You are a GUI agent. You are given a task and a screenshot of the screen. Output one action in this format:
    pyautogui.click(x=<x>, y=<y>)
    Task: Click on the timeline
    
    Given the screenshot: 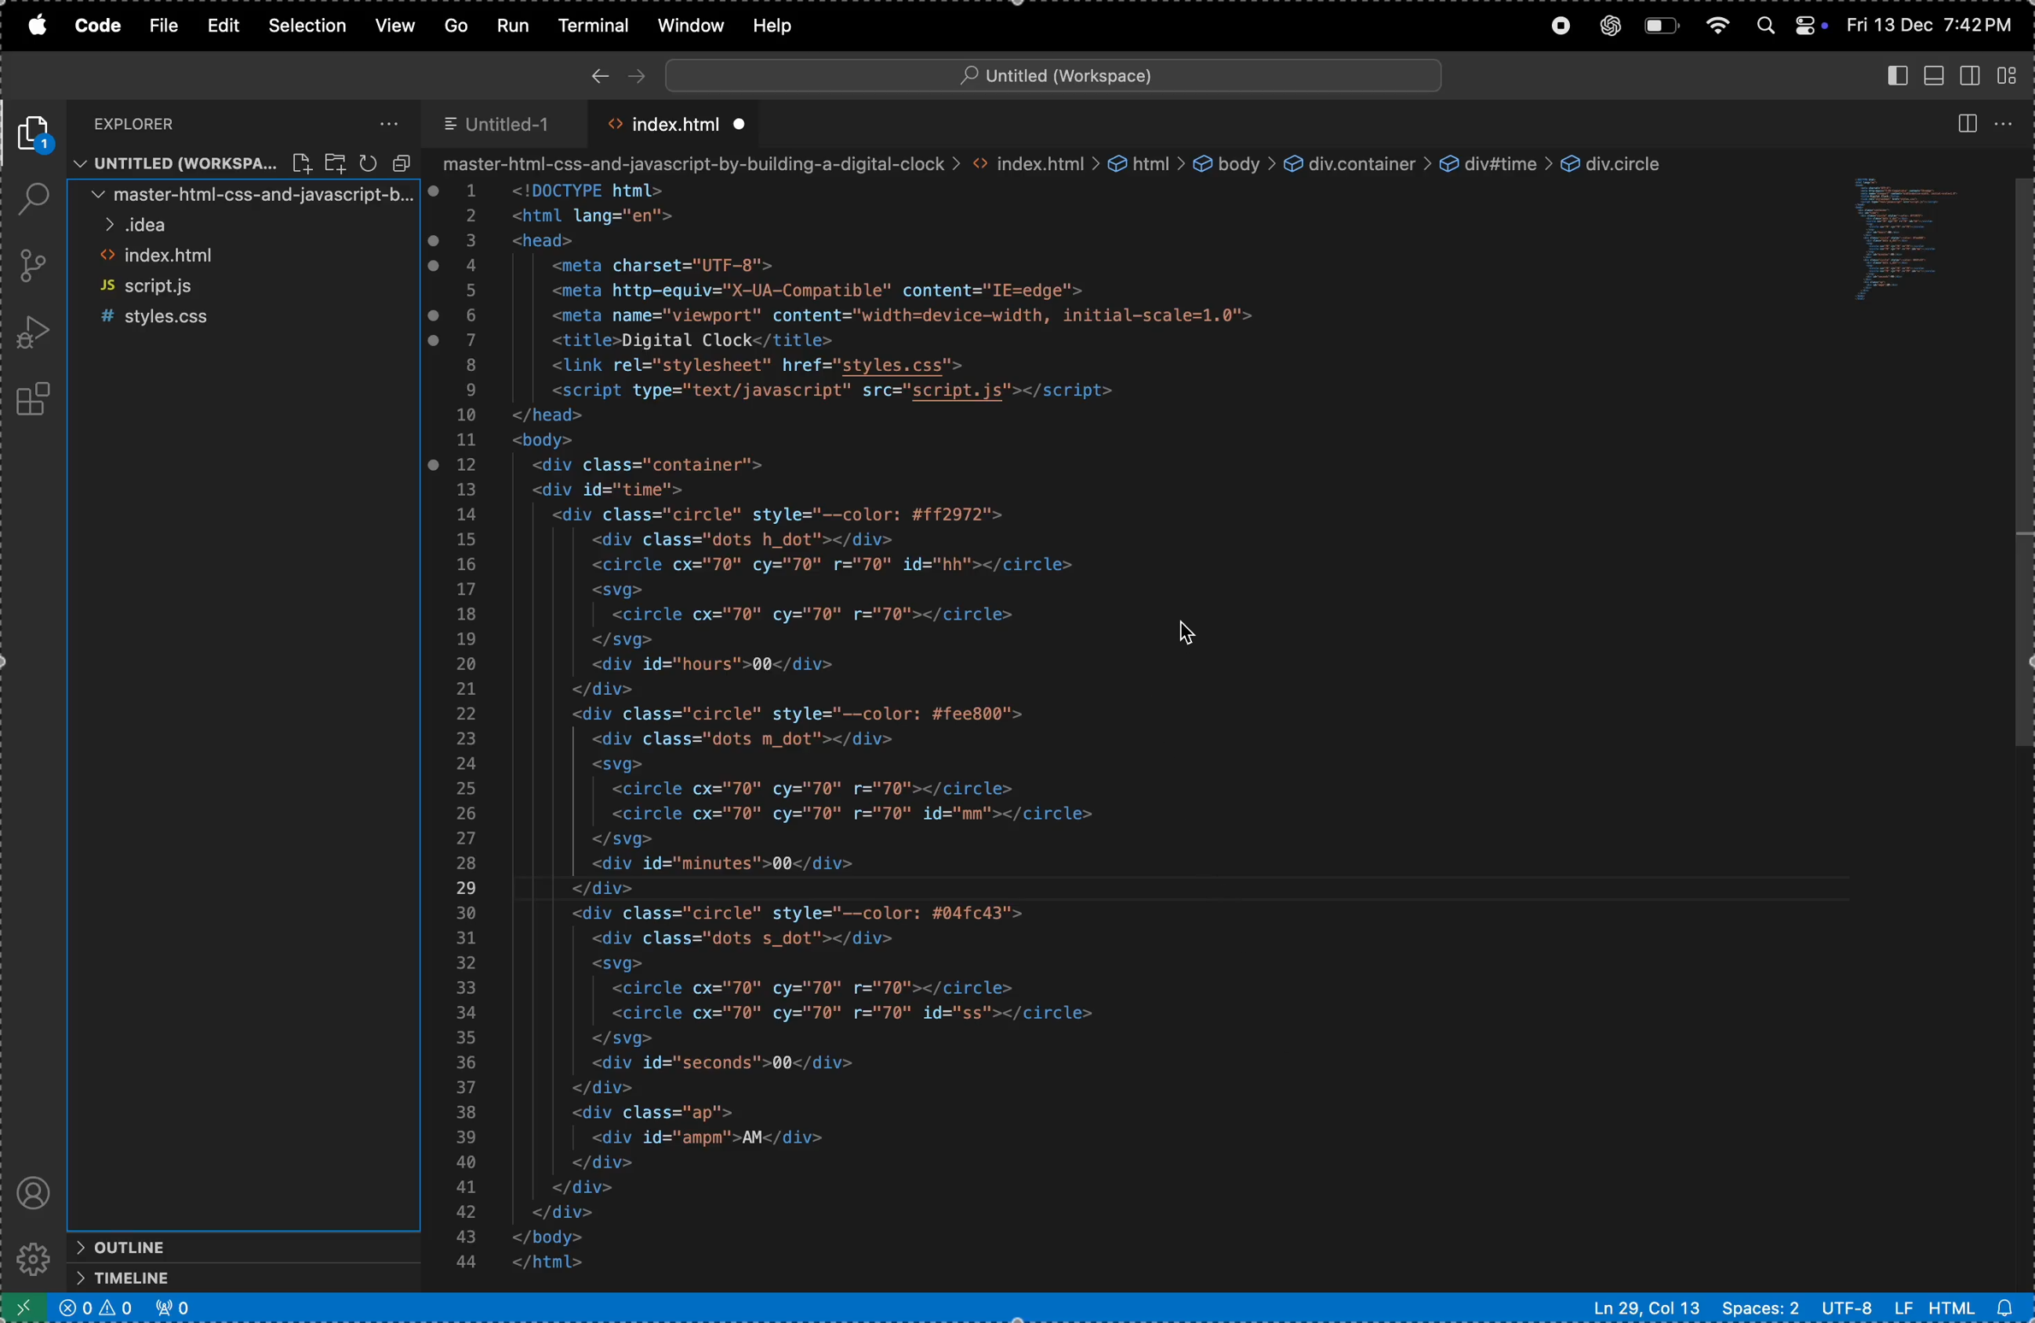 What is the action you would take?
    pyautogui.click(x=210, y=1278)
    